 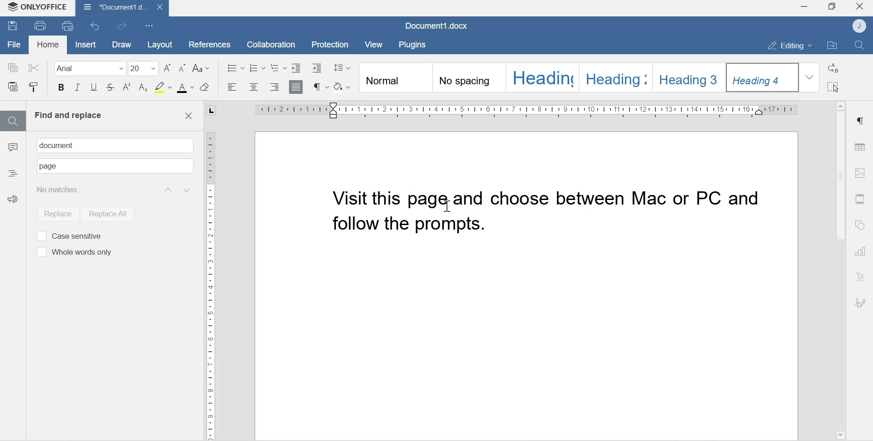 What do you see at coordinates (143, 88) in the screenshot?
I see `Subscript` at bounding box center [143, 88].